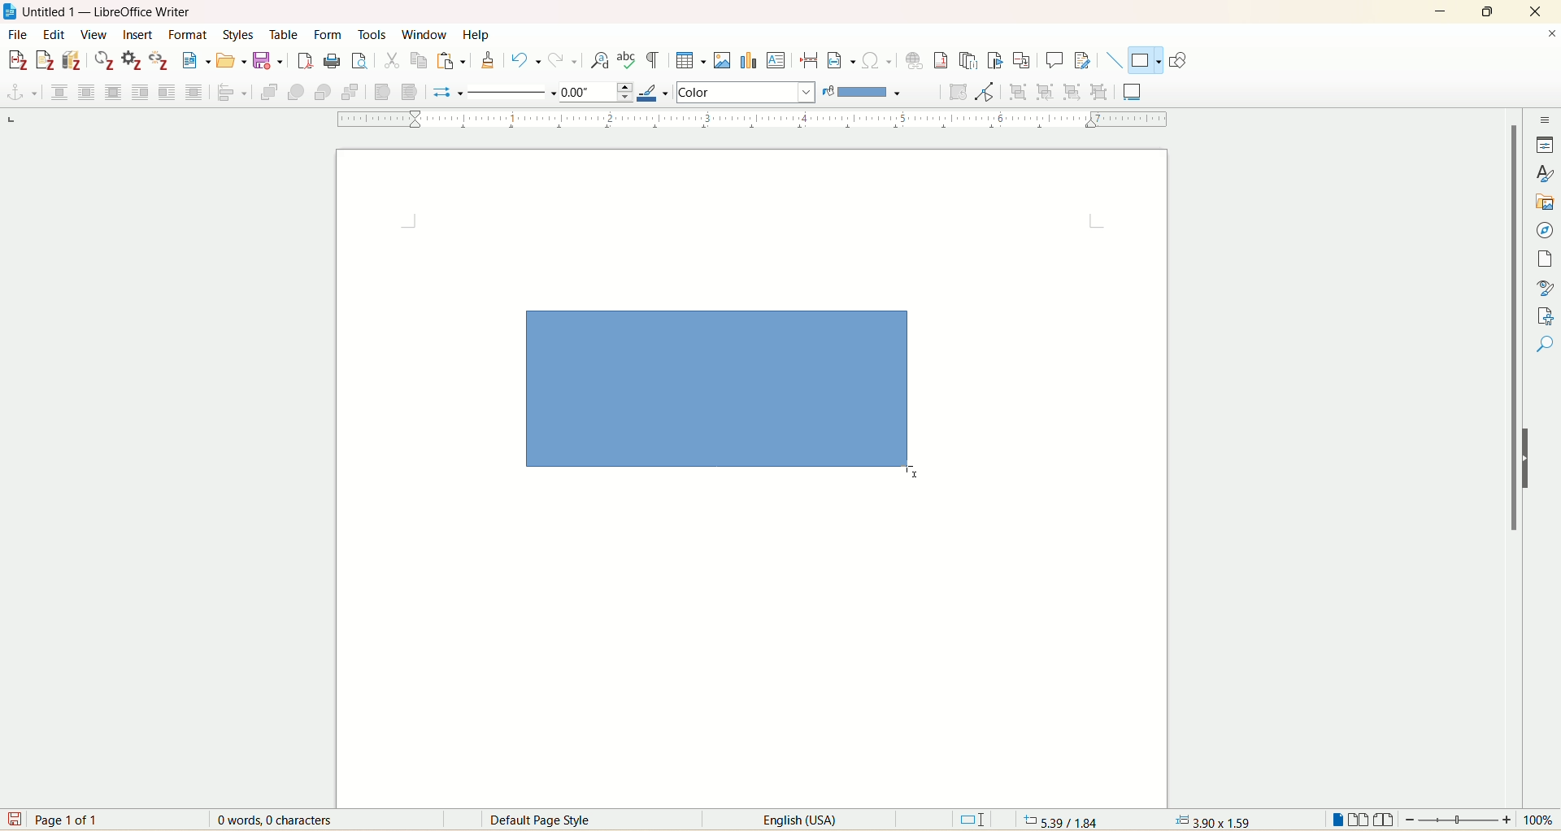  Describe the element at coordinates (331, 36) in the screenshot. I see `form` at that location.